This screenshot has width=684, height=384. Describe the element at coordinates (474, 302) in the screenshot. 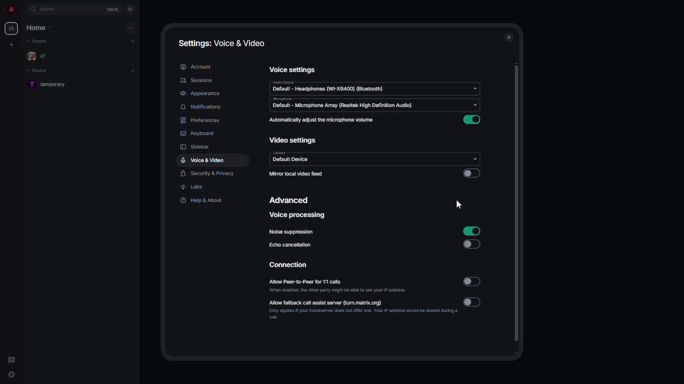

I see `disabled` at that location.